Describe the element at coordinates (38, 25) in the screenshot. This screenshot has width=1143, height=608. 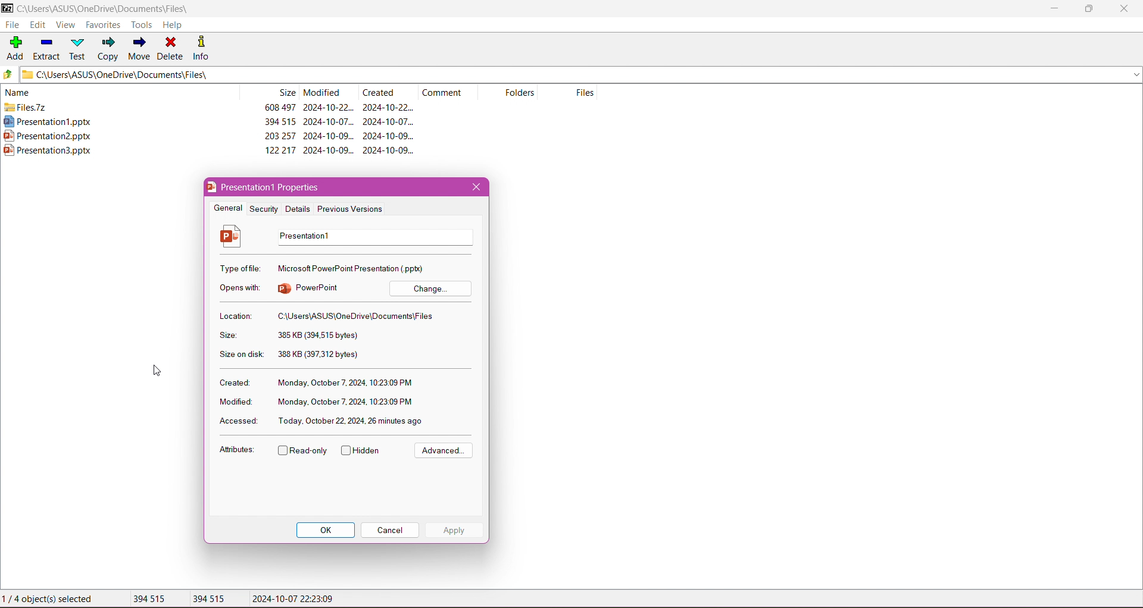
I see `Edit` at that location.